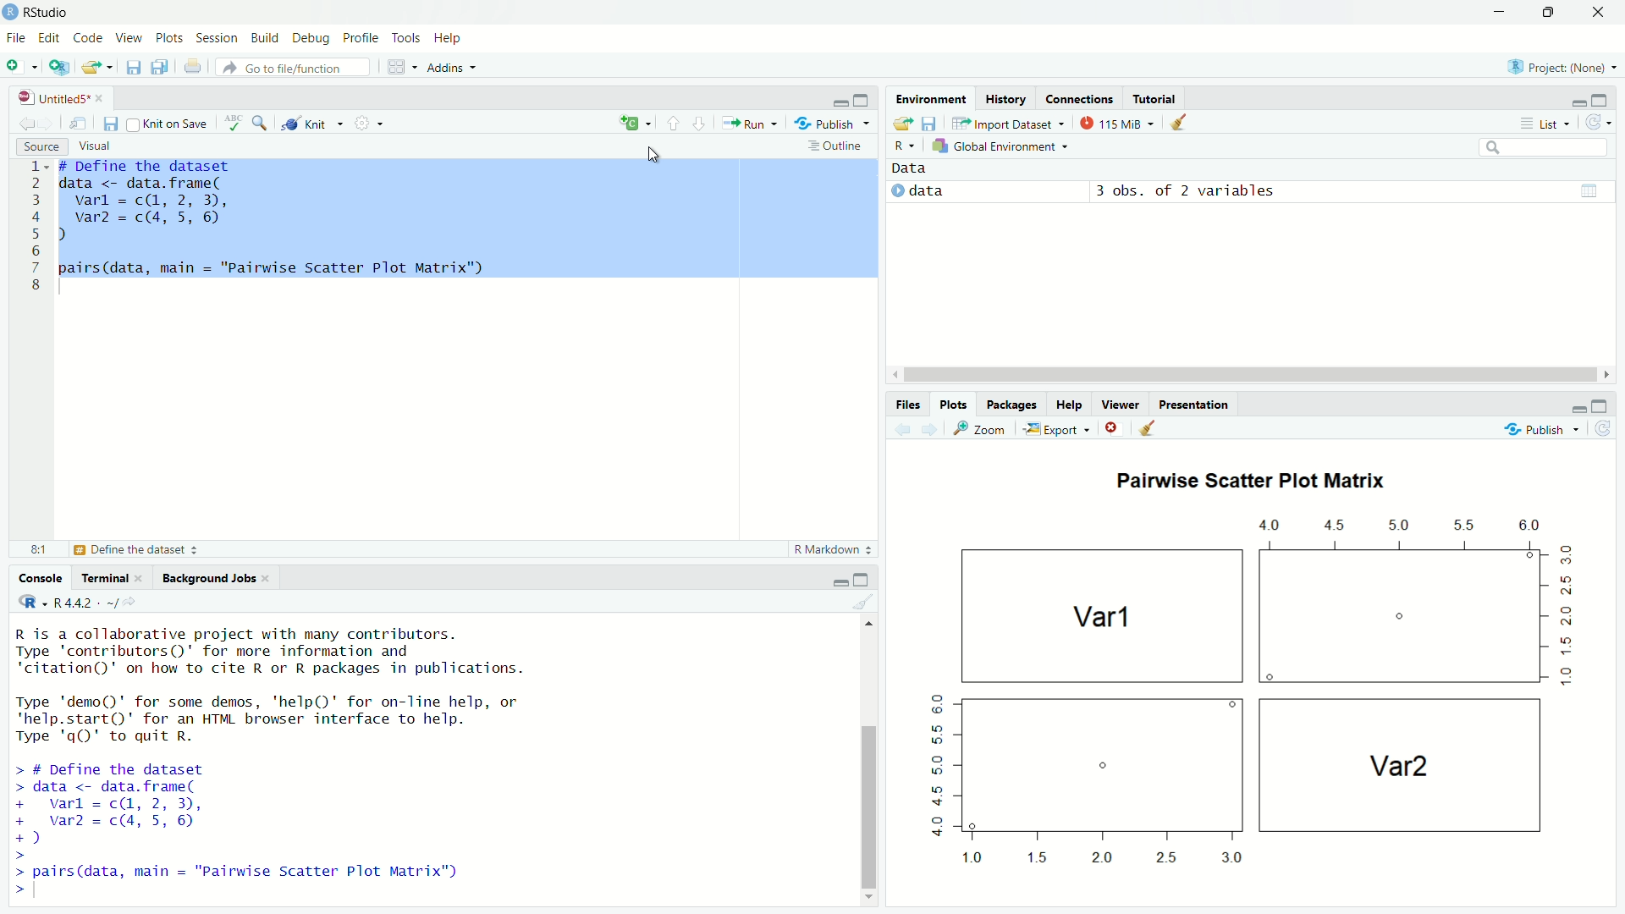 The height and width of the screenshot is (914, 1625). What do you see at coordinates (1602, 428) in the screenshot?
I see `Refresh current plot` at bounding box center [1602, 428].